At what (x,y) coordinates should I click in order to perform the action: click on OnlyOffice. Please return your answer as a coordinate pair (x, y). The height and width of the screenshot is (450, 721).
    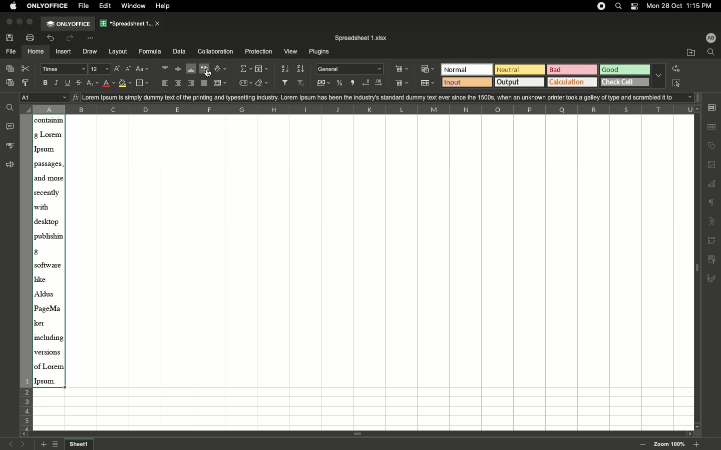
    Looking at the image, I should click on (69, 24).